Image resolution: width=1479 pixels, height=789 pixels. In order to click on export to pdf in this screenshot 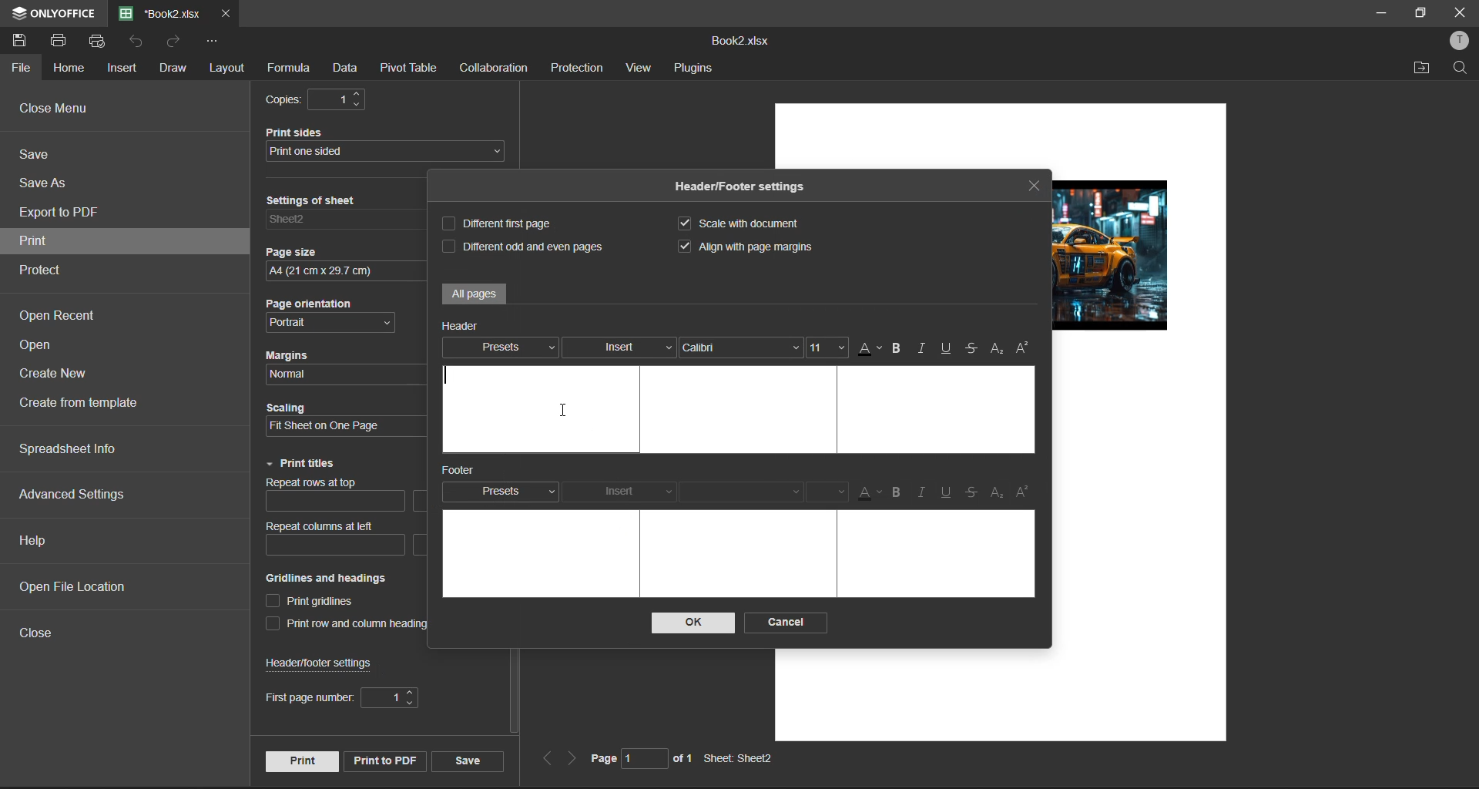, I will do `click(61, 215)`.